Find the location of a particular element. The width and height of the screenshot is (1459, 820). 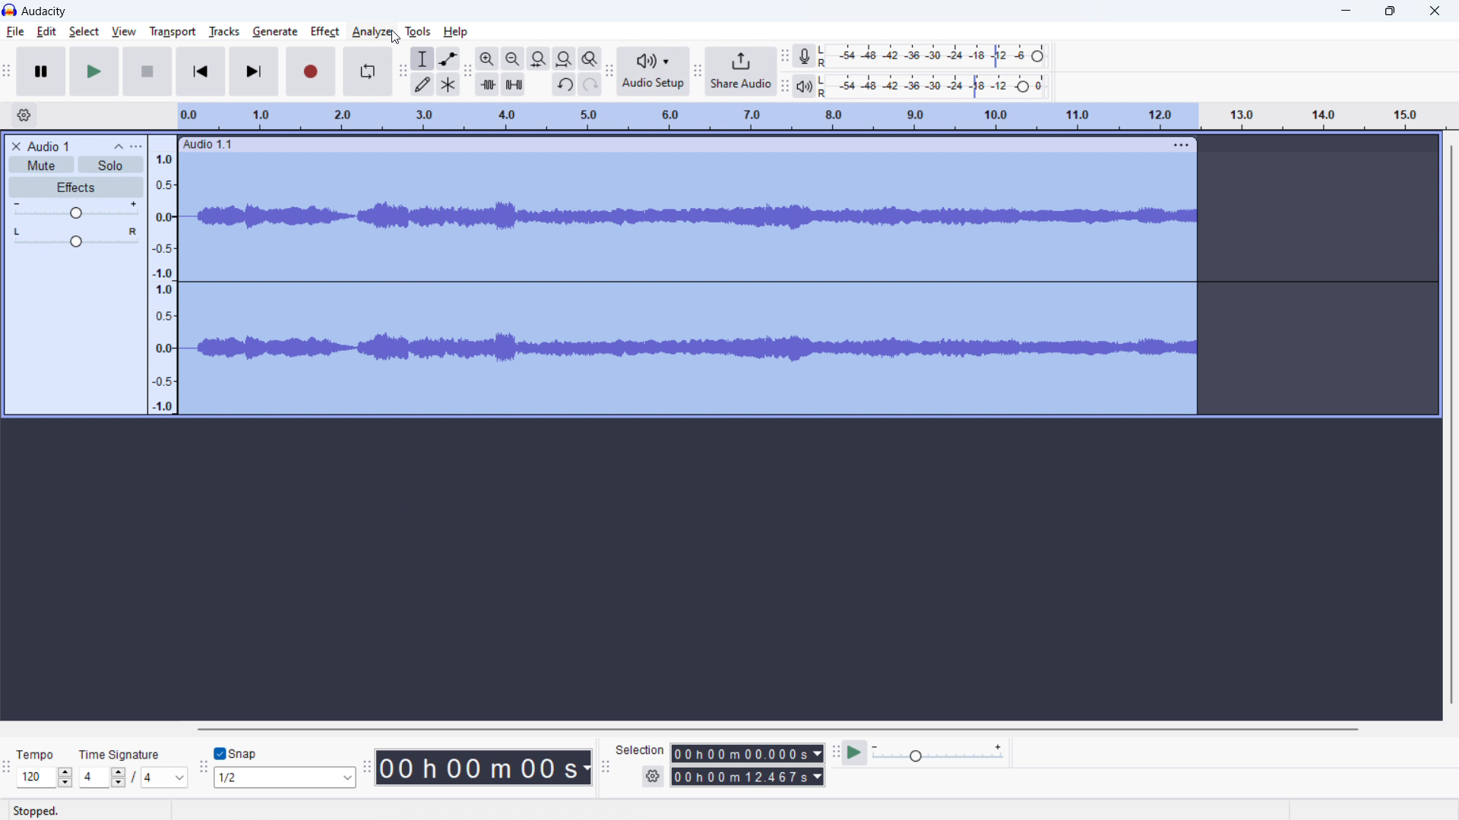

fit project to width is located at coordinates (565, 58).